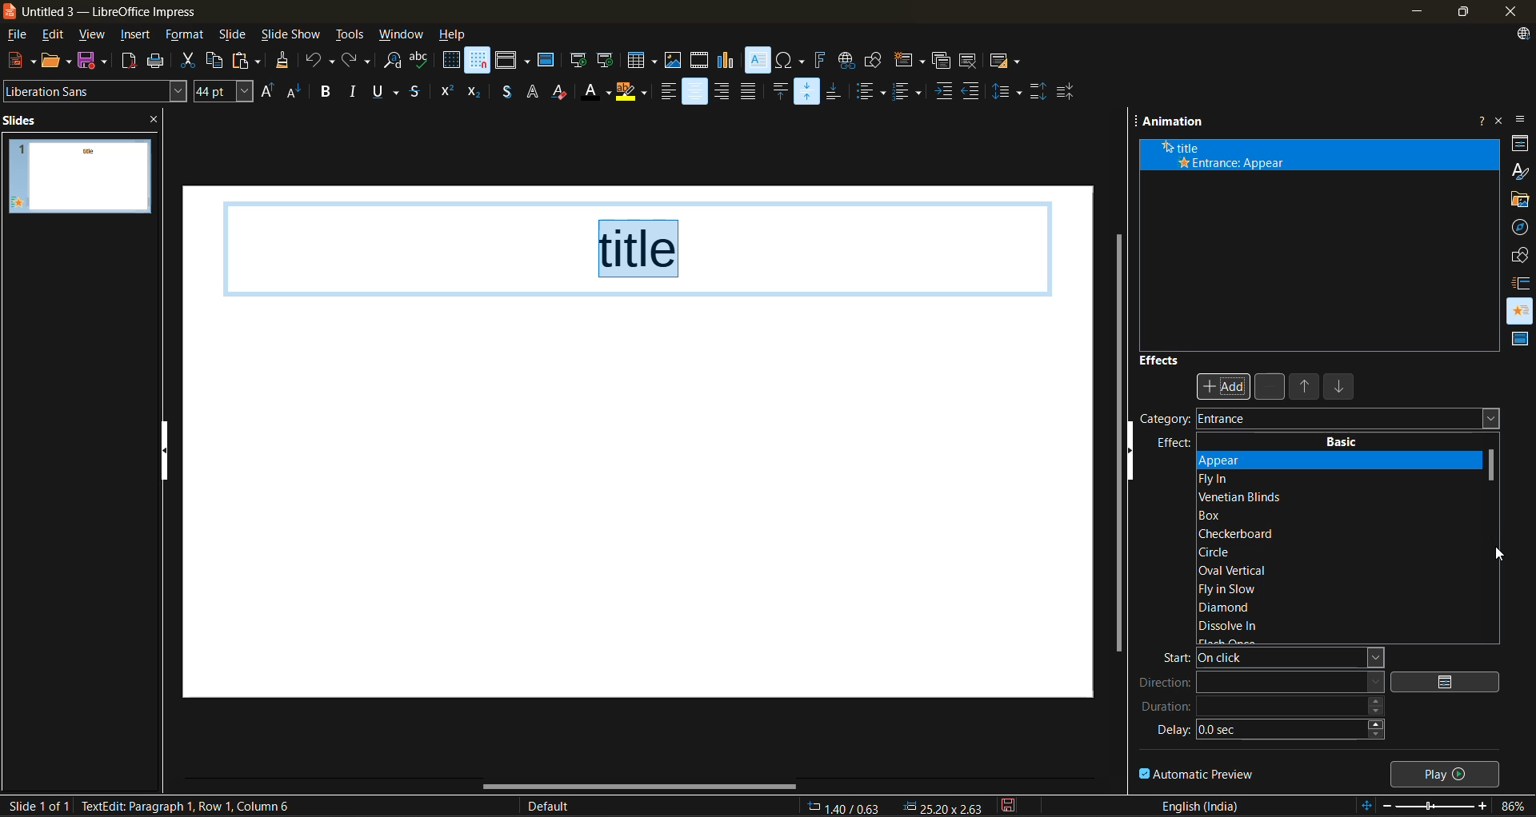 The image size is (1536, 817). What do you see at coordinates (1515, 806) in the screenshot?
I see `zoom factor` at bounding box center [1515, 806].